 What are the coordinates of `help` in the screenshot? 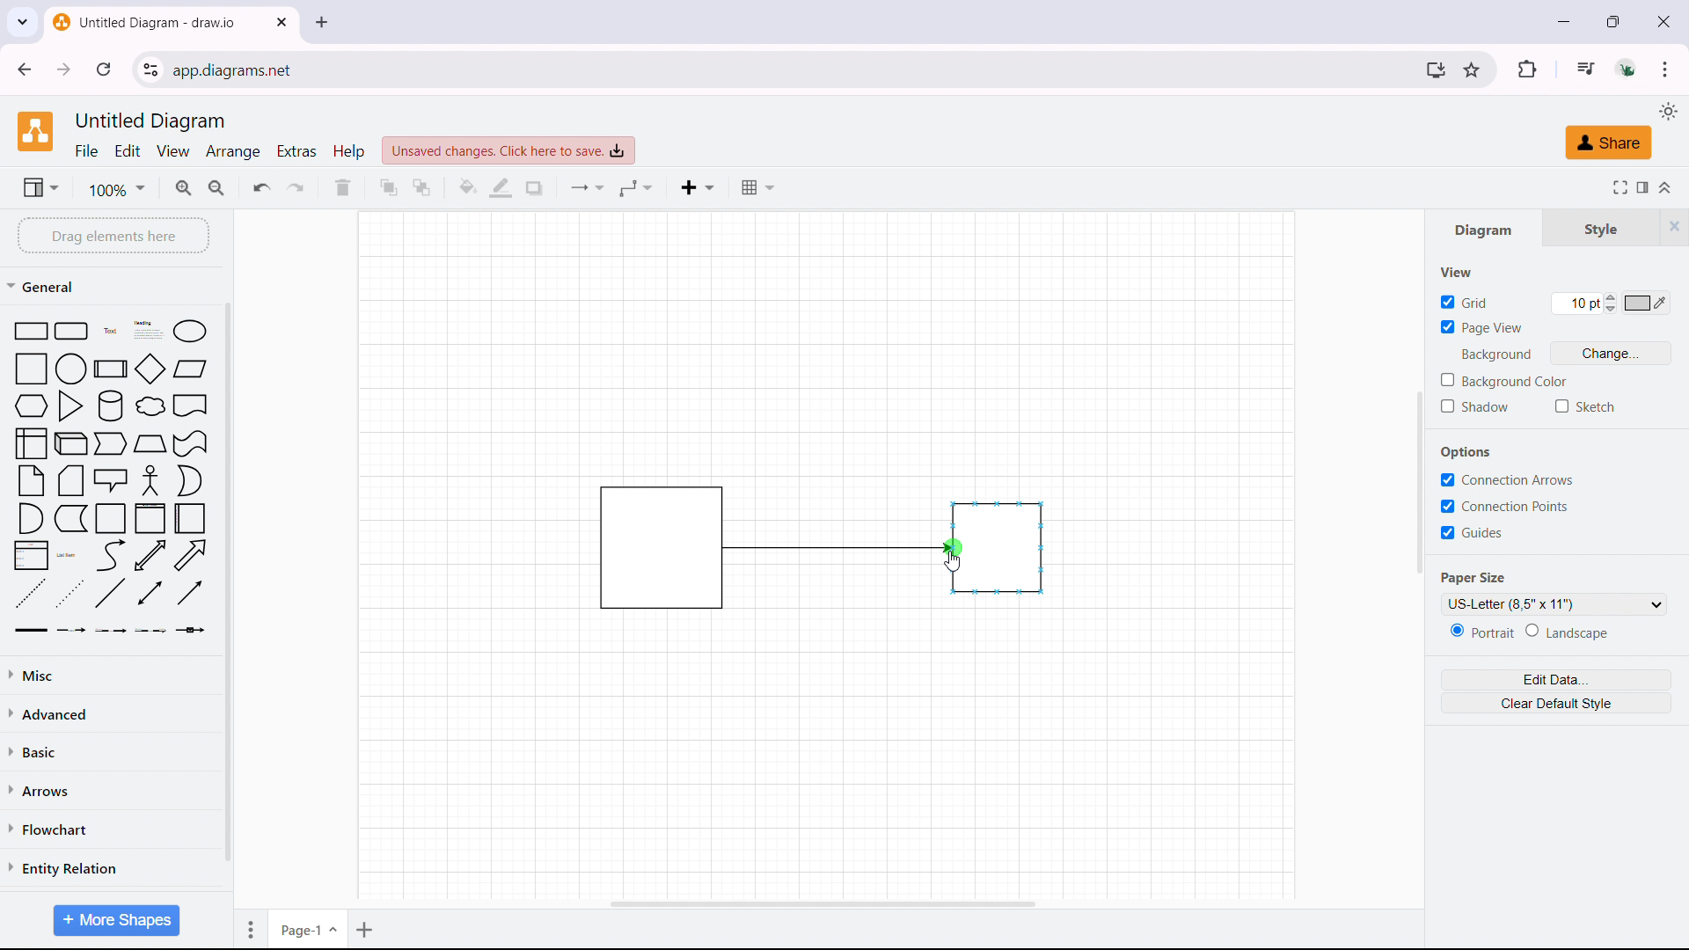 It's located at (348, 151).